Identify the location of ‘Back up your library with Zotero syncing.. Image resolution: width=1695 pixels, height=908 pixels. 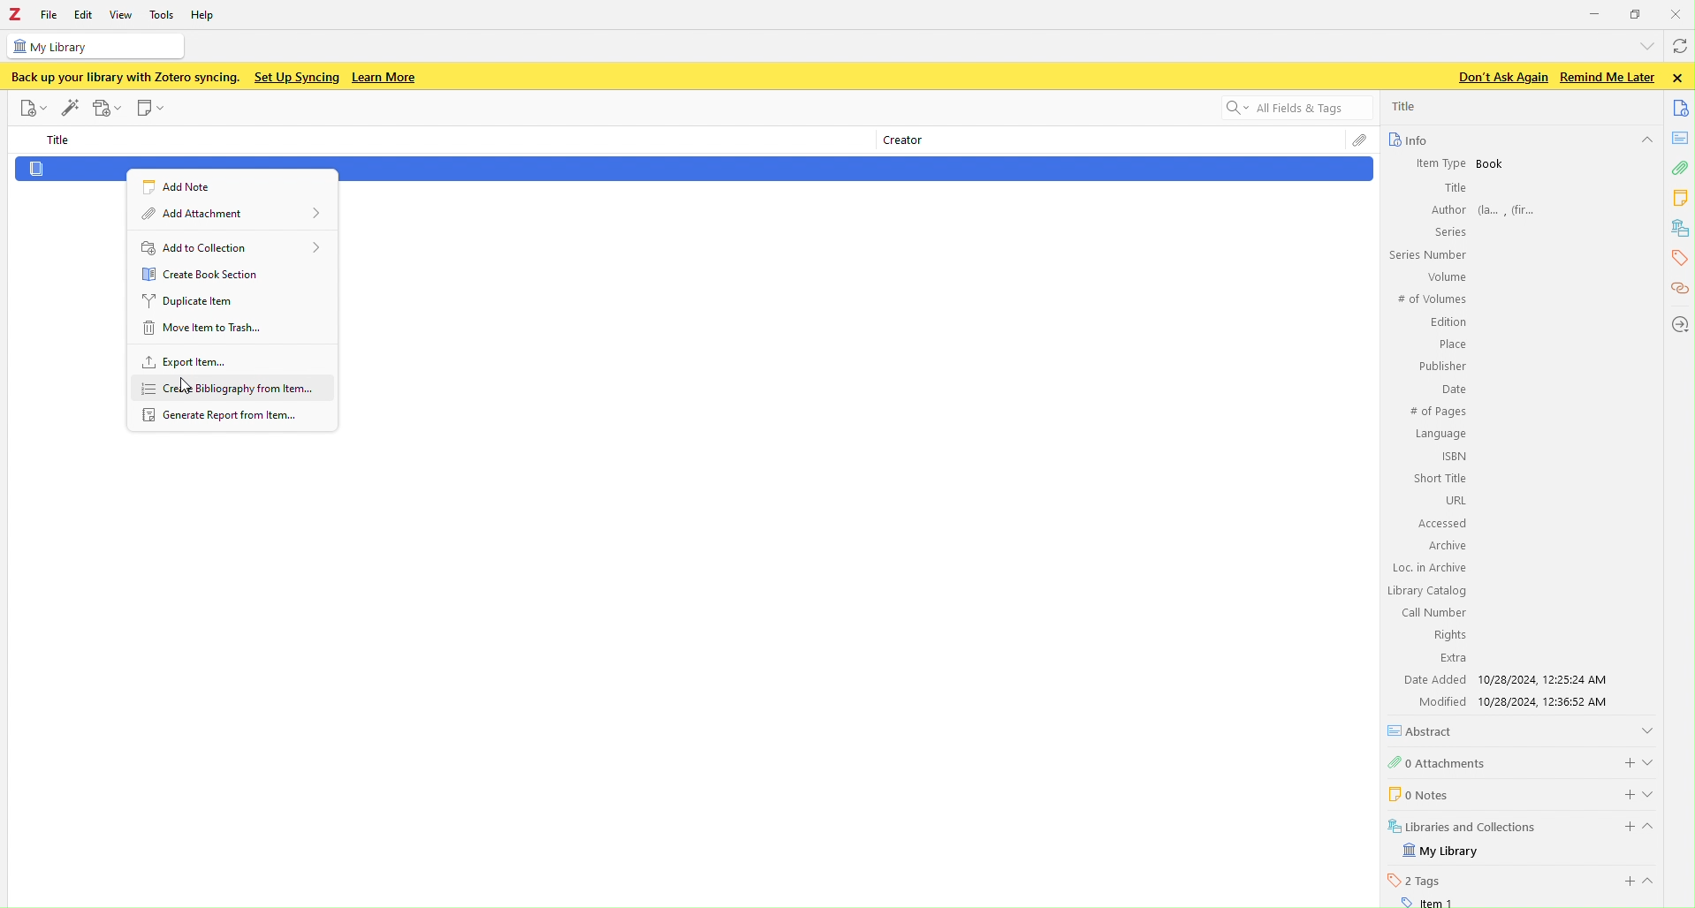
(123, 77).